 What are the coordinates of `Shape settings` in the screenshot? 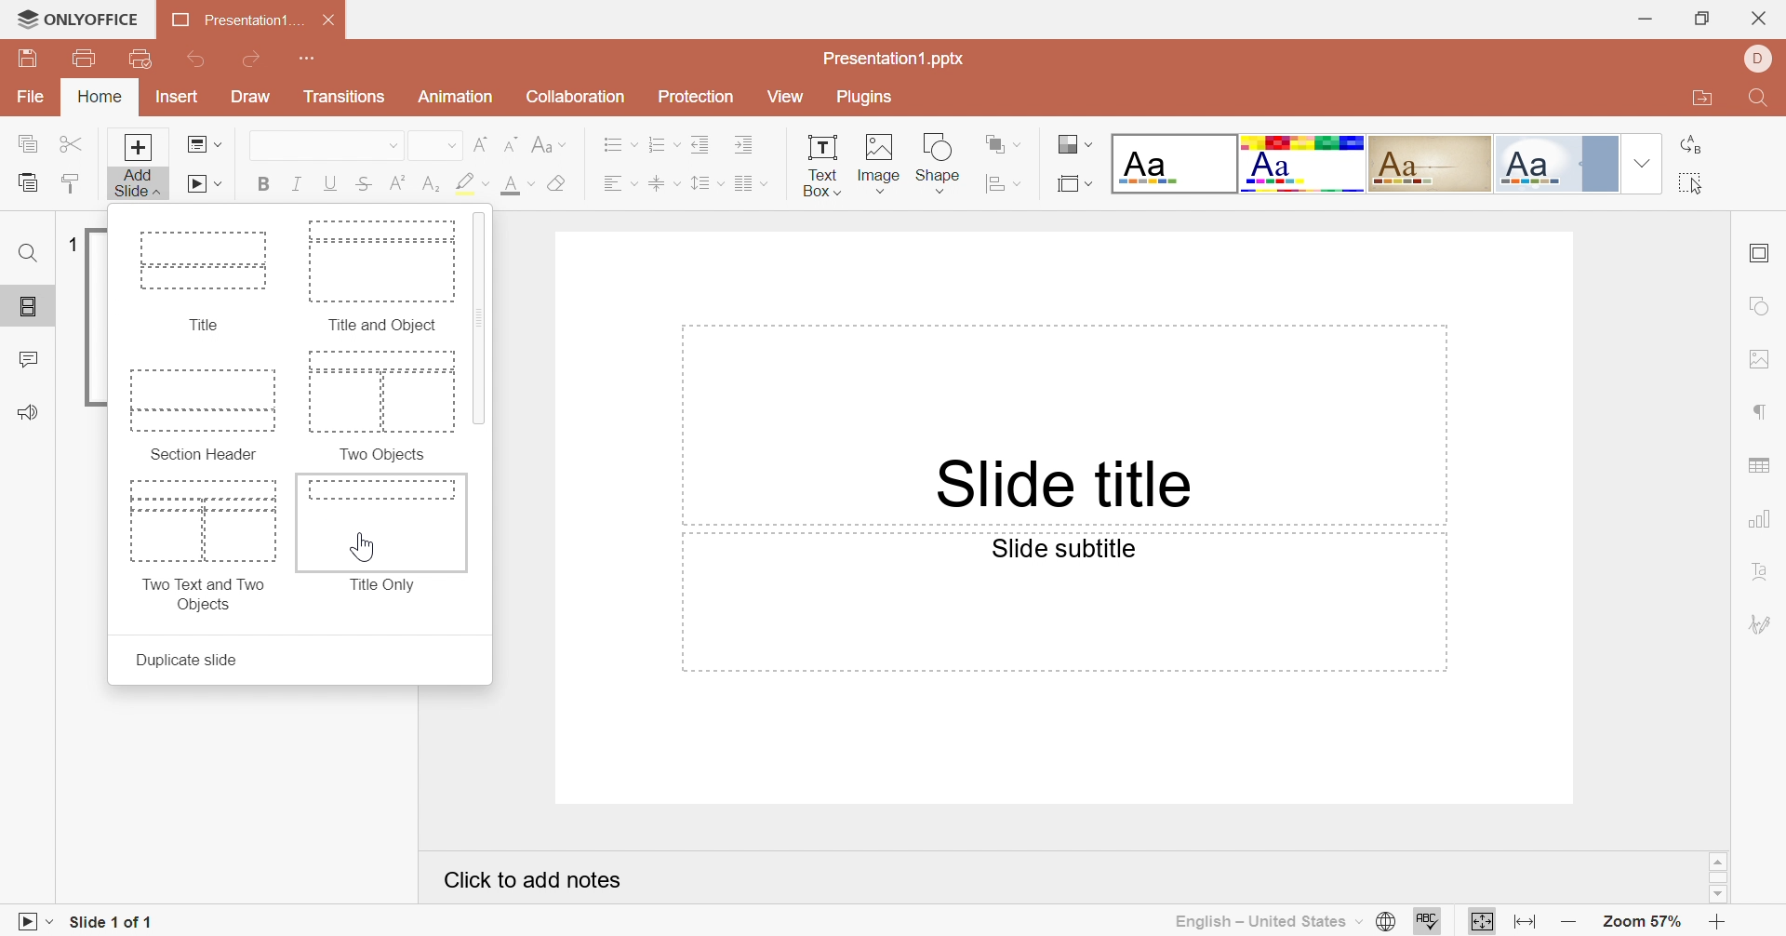 It's located at (1757, 305).